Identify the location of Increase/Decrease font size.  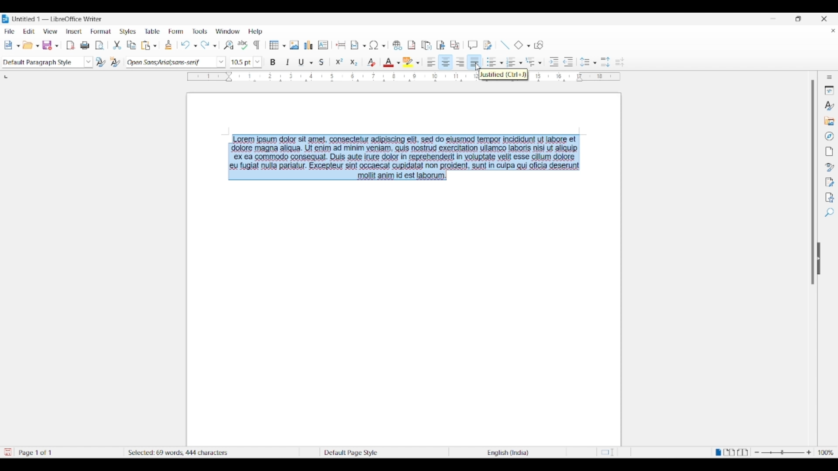
(257, 62).